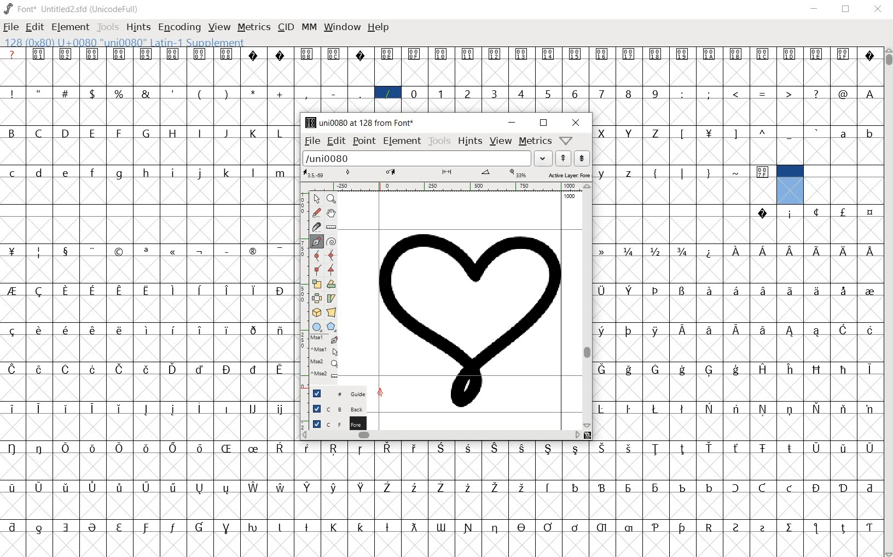 Image resolution: width=893 pixels, height=557 pixels. What do you see at coordinates (469, 448) in the screenshot?
I see `glyph` at bounding box center [469, 448].